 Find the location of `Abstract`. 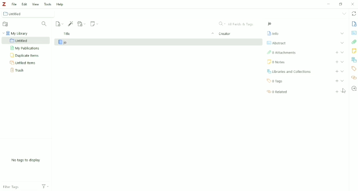

Abstract is located at coordinates (354, 33).